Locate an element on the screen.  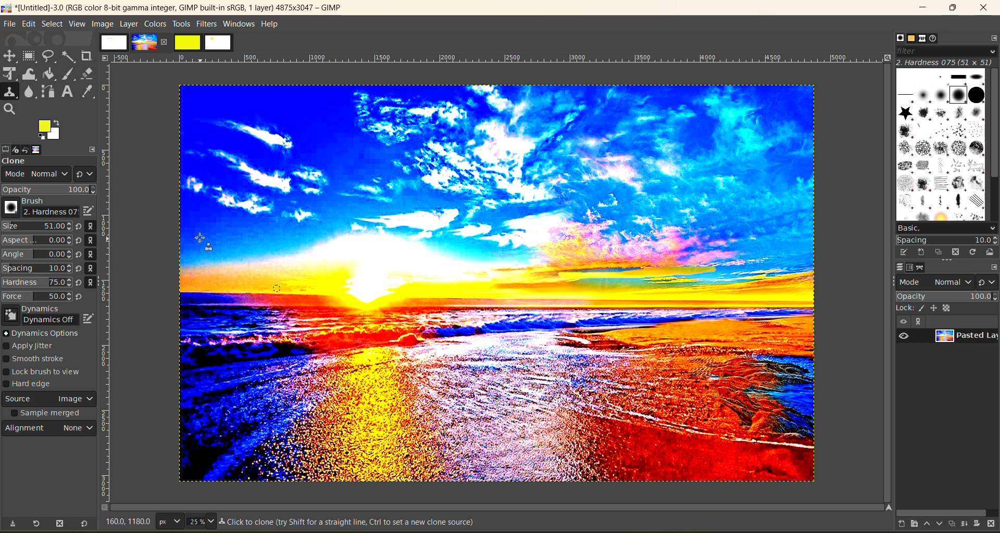
ruler is located at coordinates (502, 58).